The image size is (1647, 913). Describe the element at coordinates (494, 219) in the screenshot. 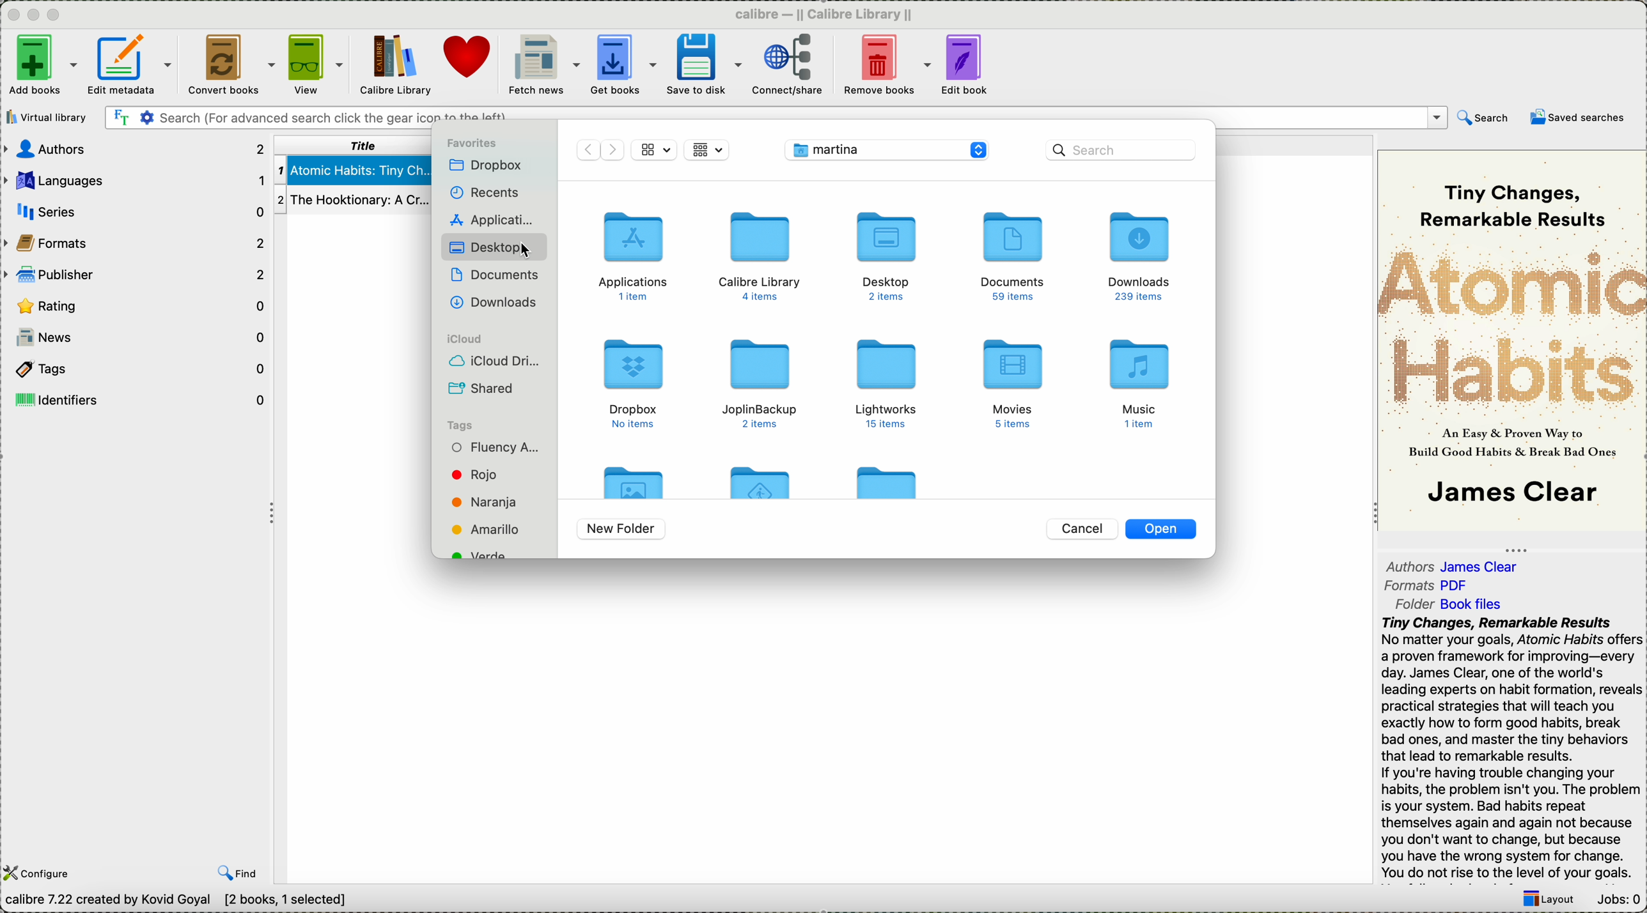

I see `applications` at that location.